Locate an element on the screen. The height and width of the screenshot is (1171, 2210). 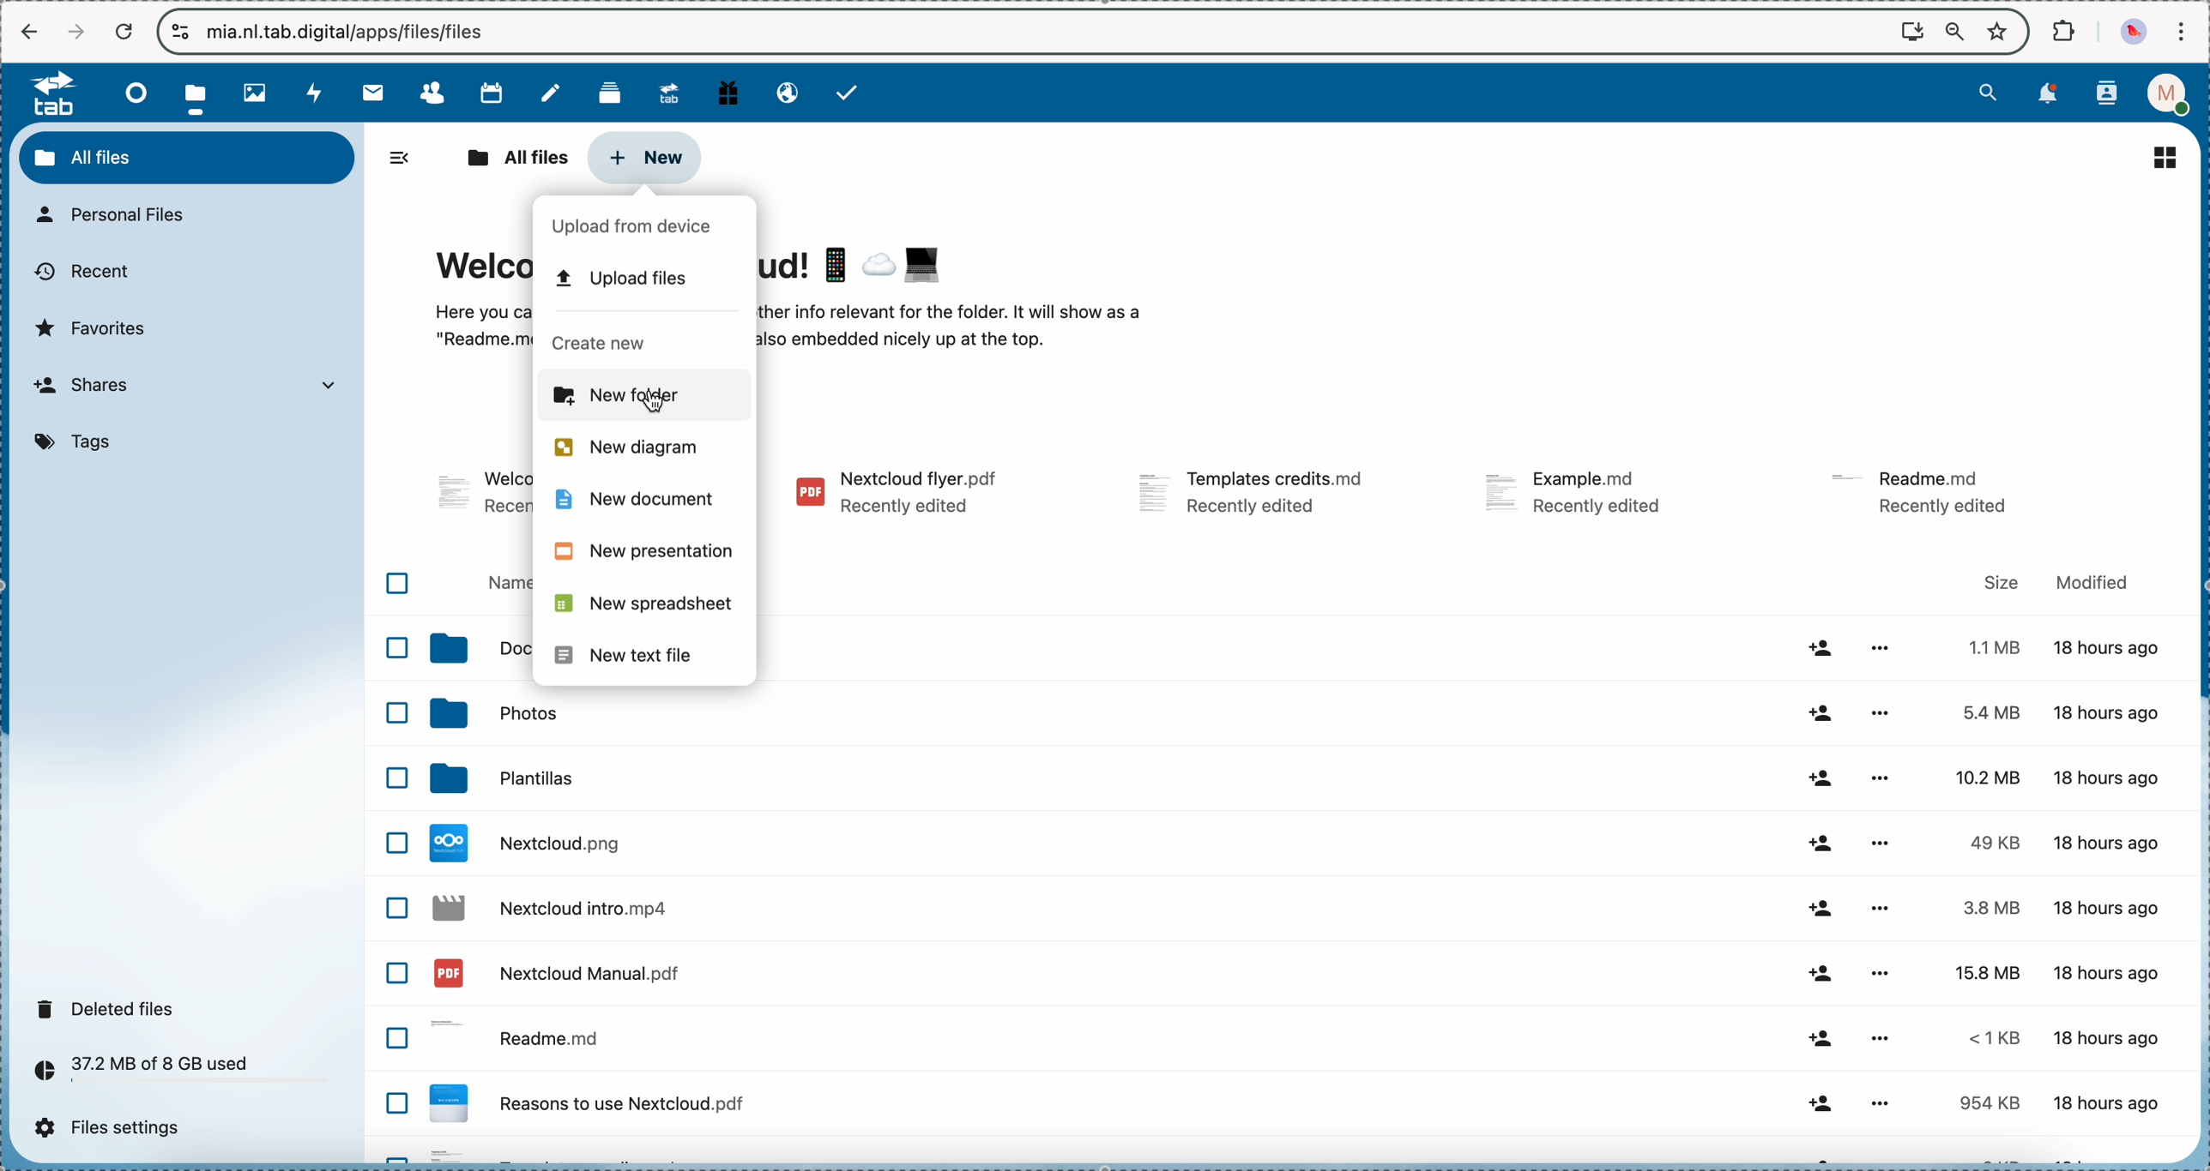
tasks is located at coordinates (849, 93).